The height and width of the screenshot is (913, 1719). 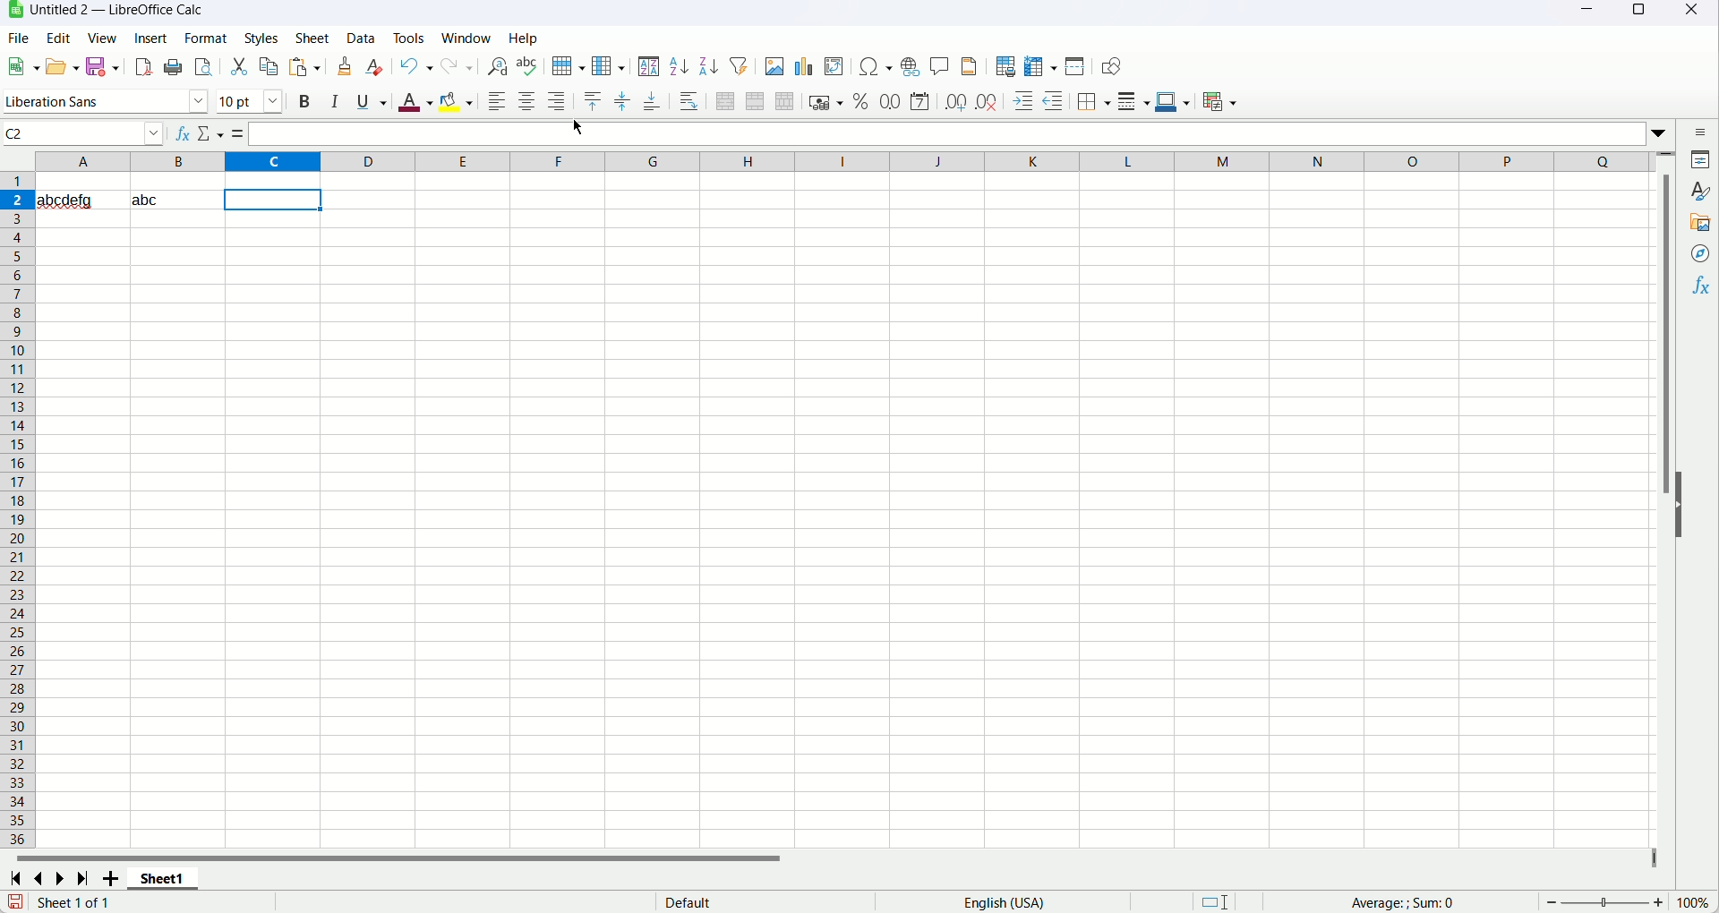 I want to click on functions, so click(x=1701, y=287).